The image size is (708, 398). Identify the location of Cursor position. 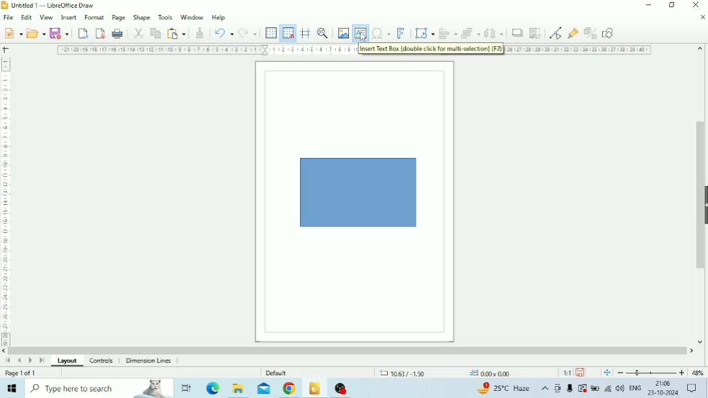
(445, 373).